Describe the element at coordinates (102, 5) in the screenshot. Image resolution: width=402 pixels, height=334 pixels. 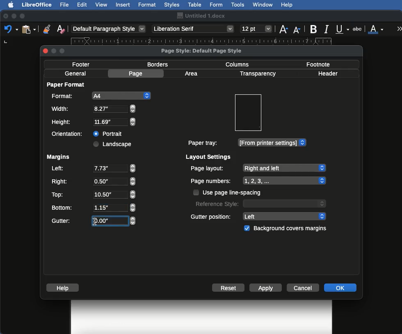
I see `View` at that location.